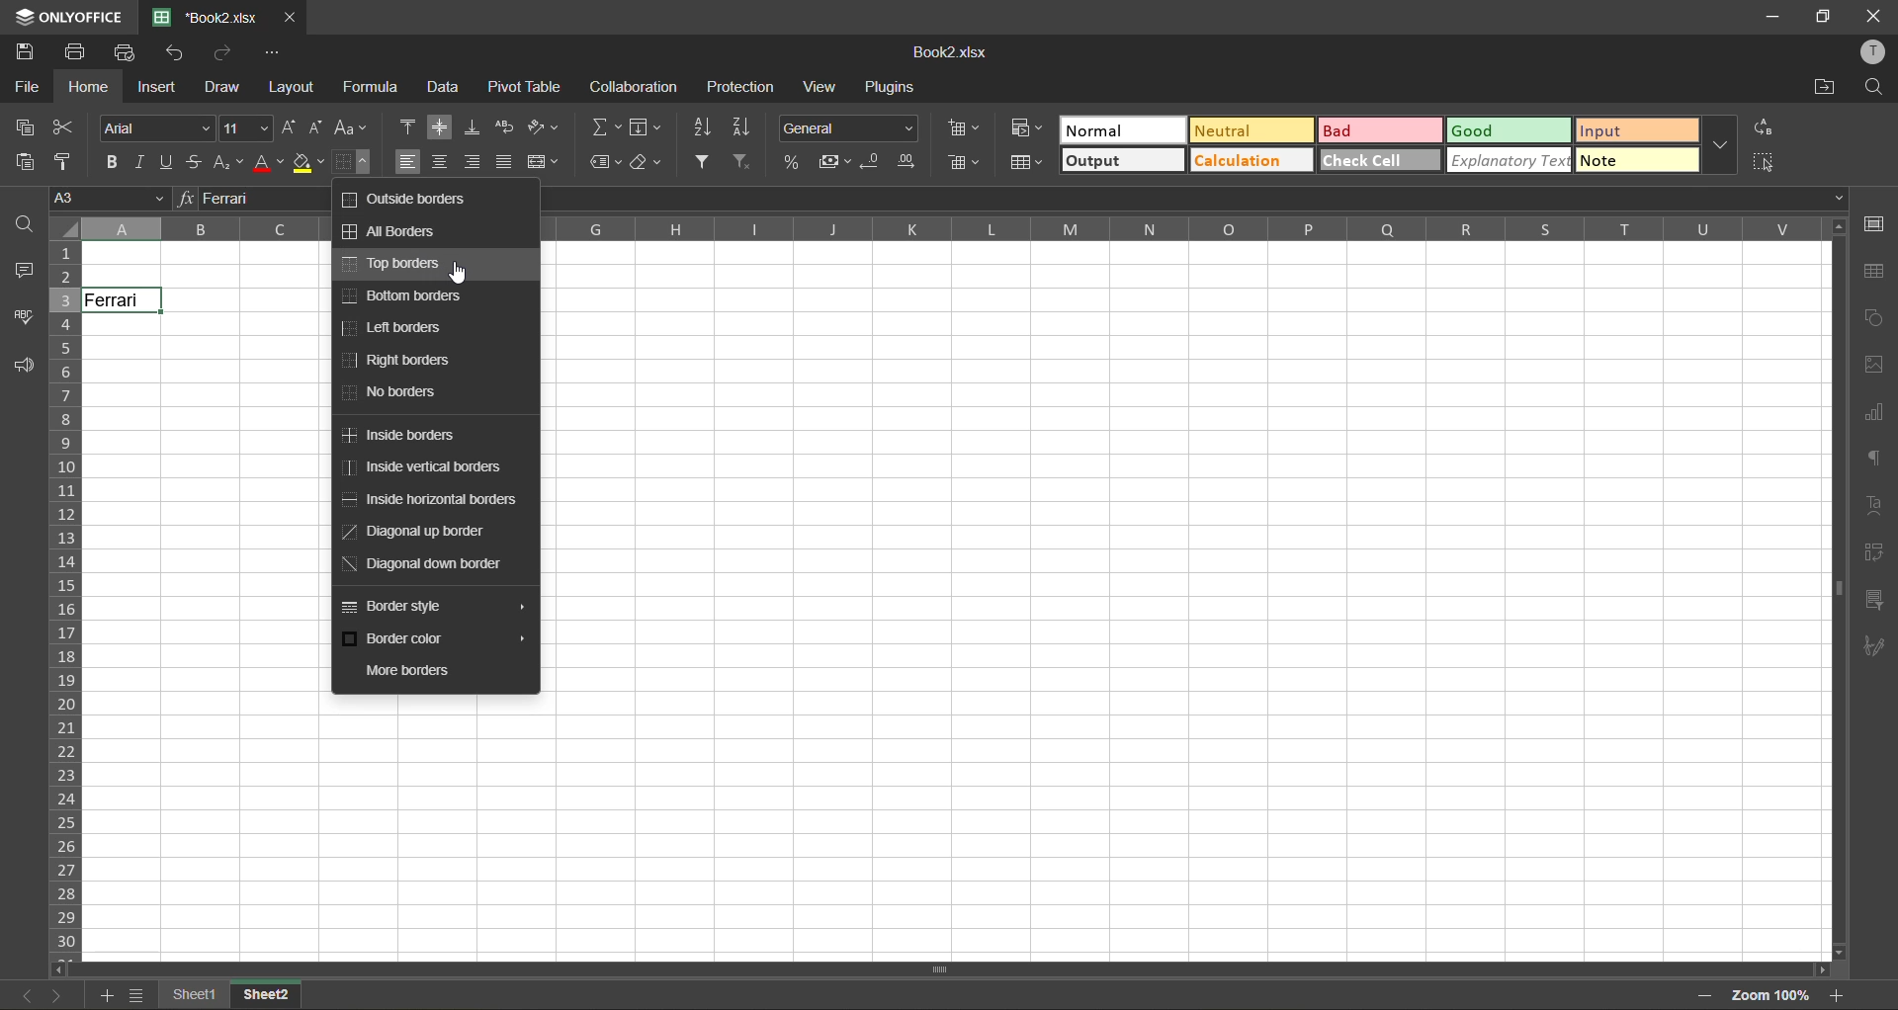  What do you see at coordinates (55, 996) in the screenshot?
I see `next` at bounding box center [55, 996].